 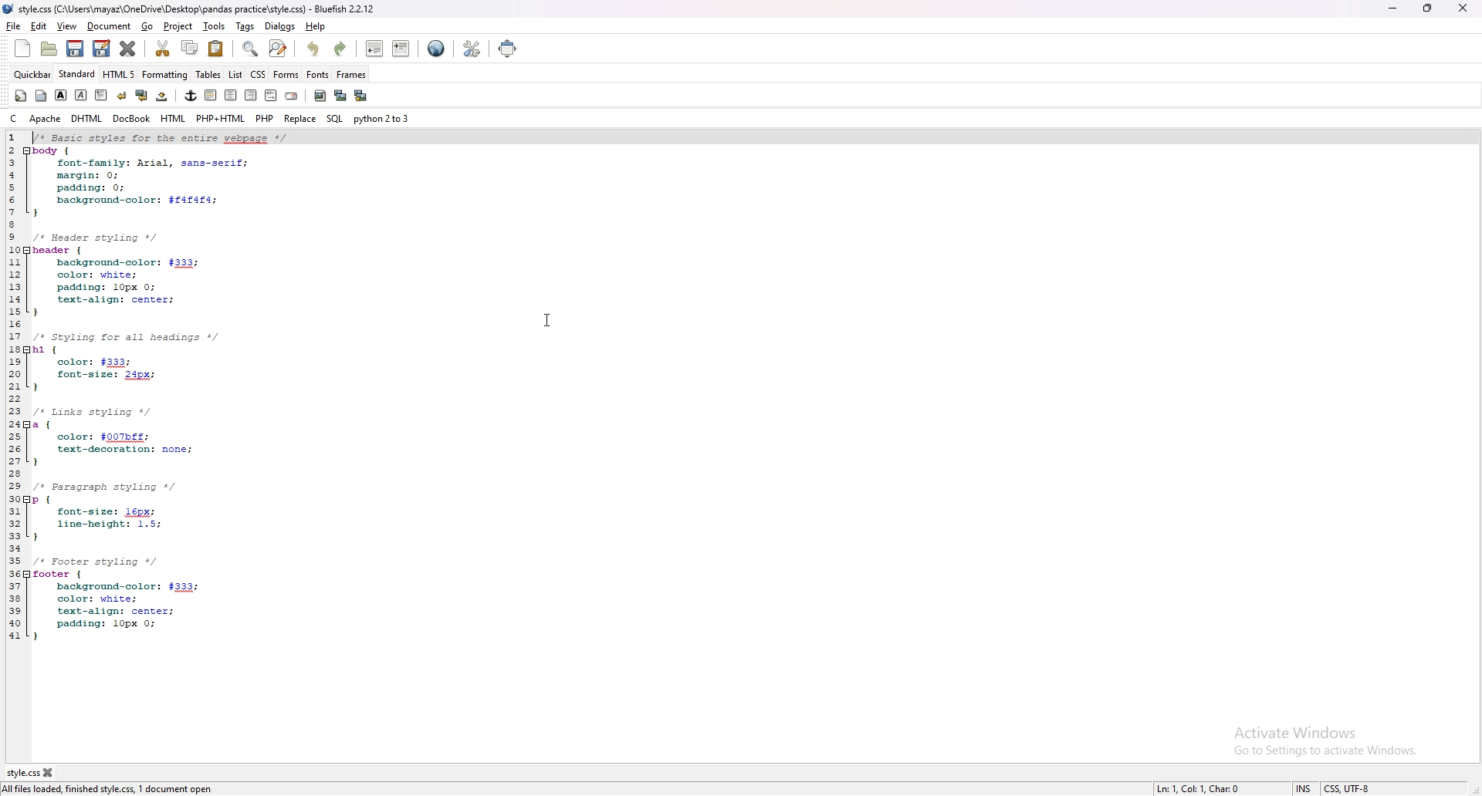 I want to click on formatting, so click(x=164, y=75).